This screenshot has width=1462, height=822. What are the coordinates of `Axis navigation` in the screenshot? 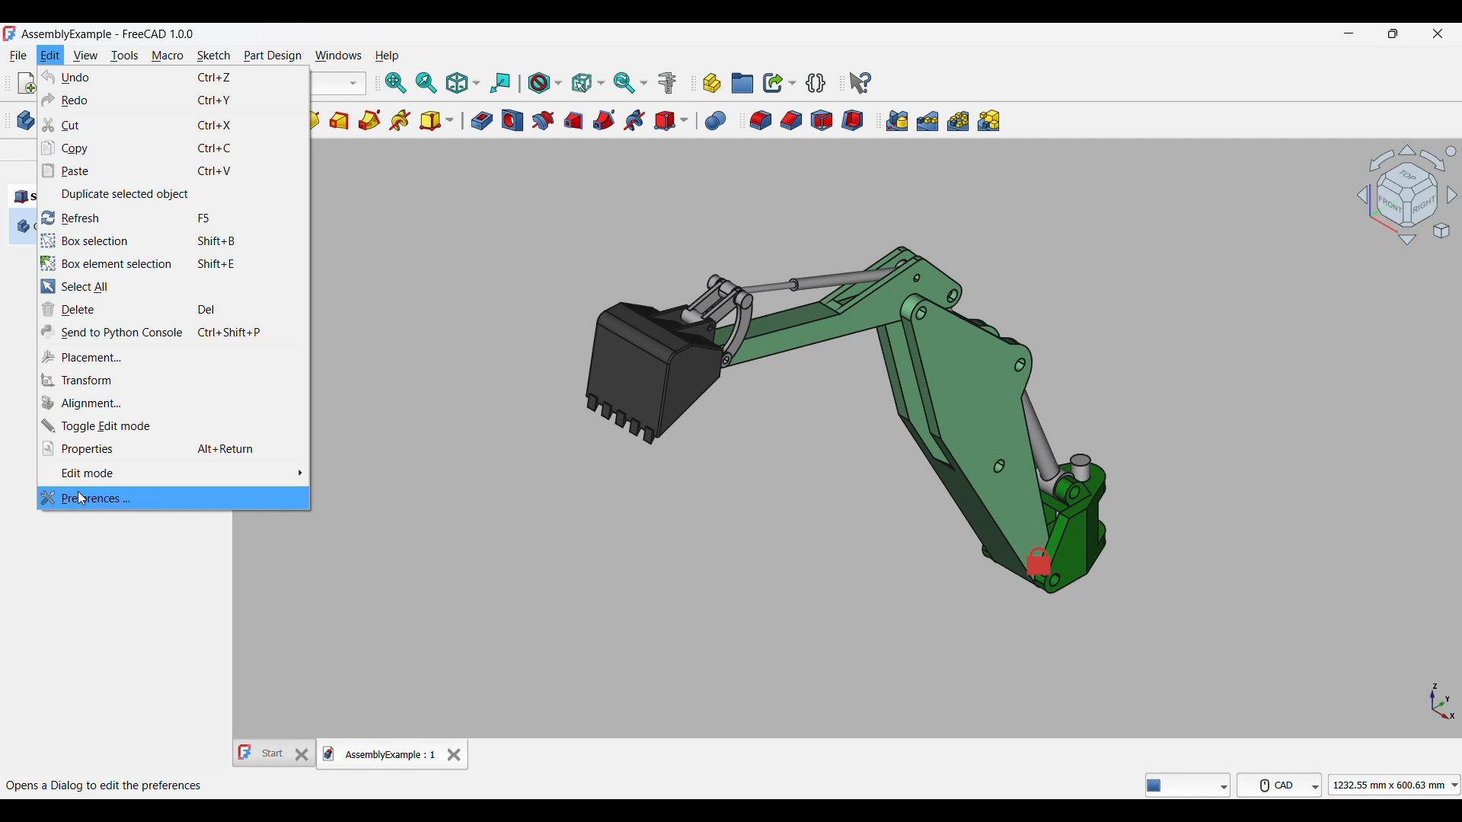 It's located at (1444, 702).